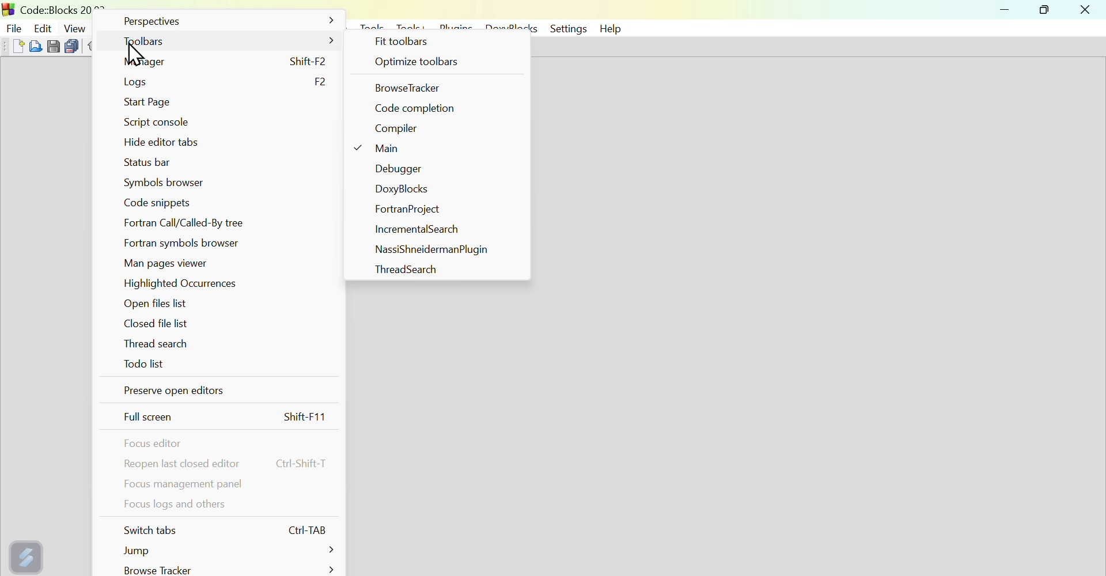 The image size is (1106, 576). I want to click on Preserve open editors, so click(218, 394).